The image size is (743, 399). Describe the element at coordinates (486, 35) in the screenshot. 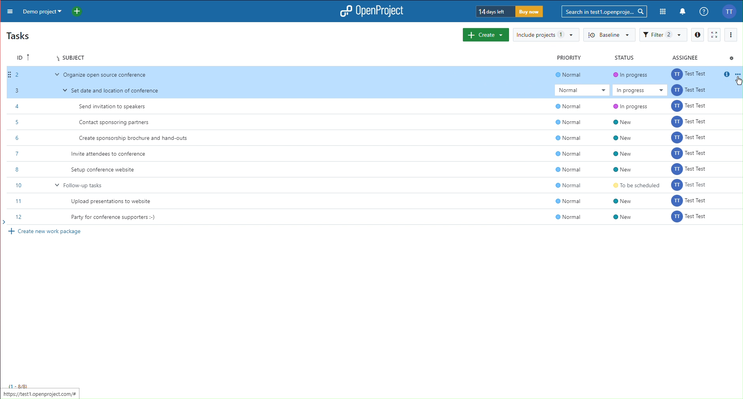

I see `Create` at that location.